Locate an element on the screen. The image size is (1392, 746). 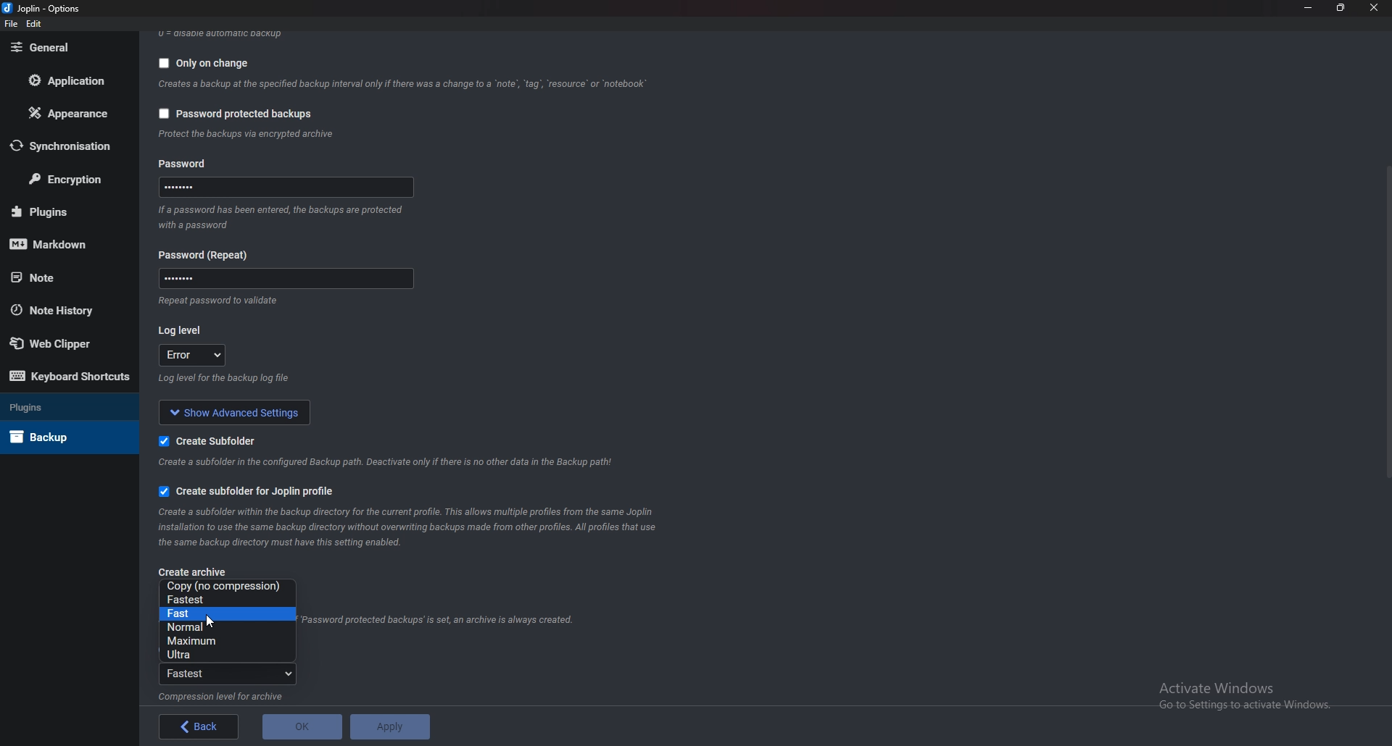
Plugins is located at coordinates (56, 406).